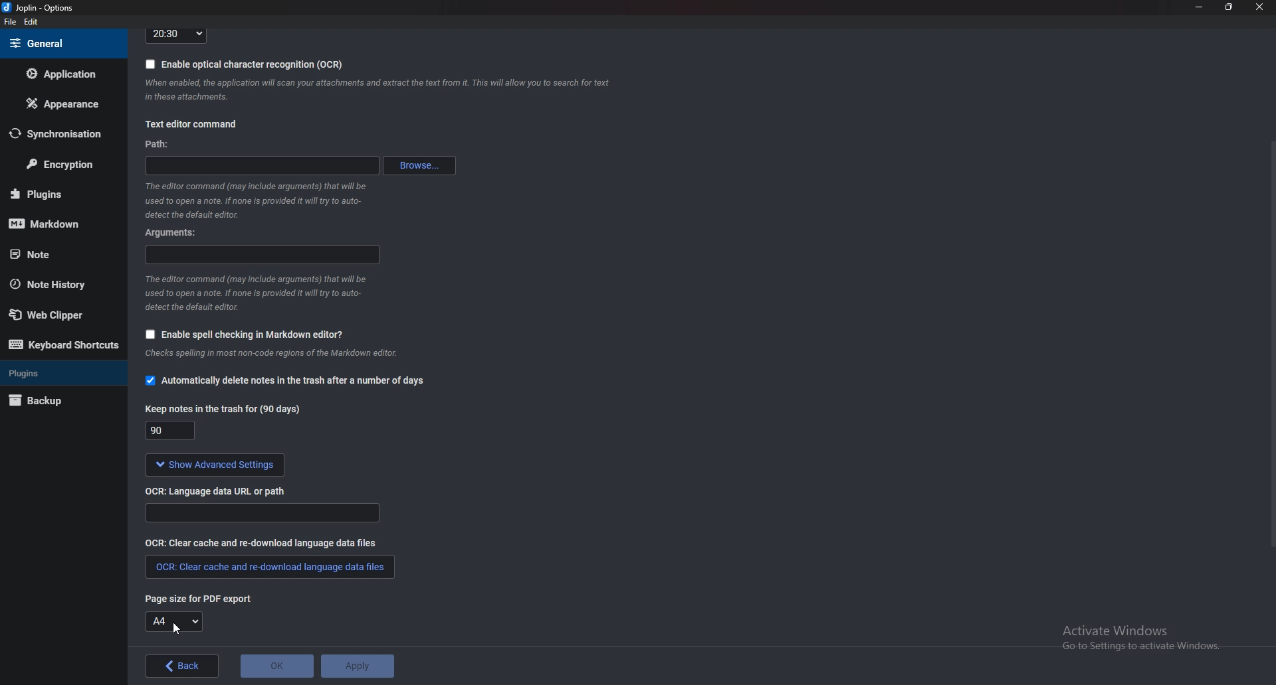  I want to click on joplin, so click(41, 9).